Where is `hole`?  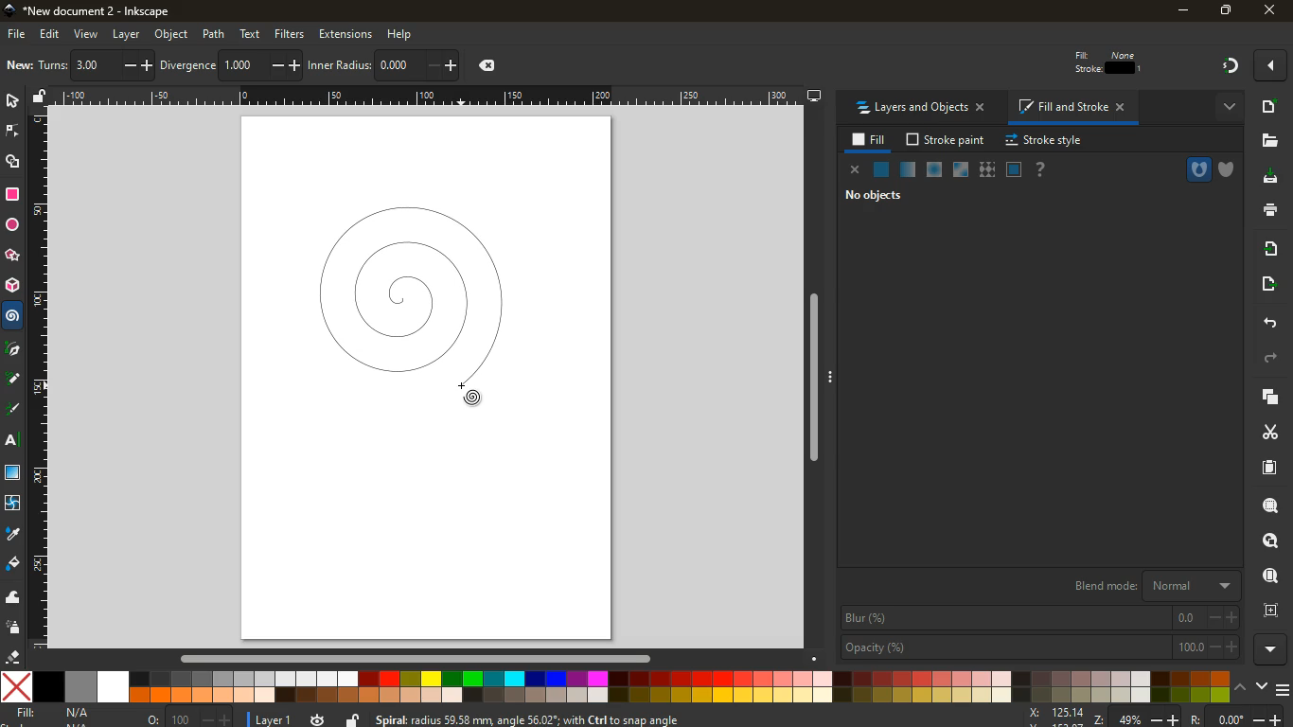
hole is located at coordinates (1190, 169).